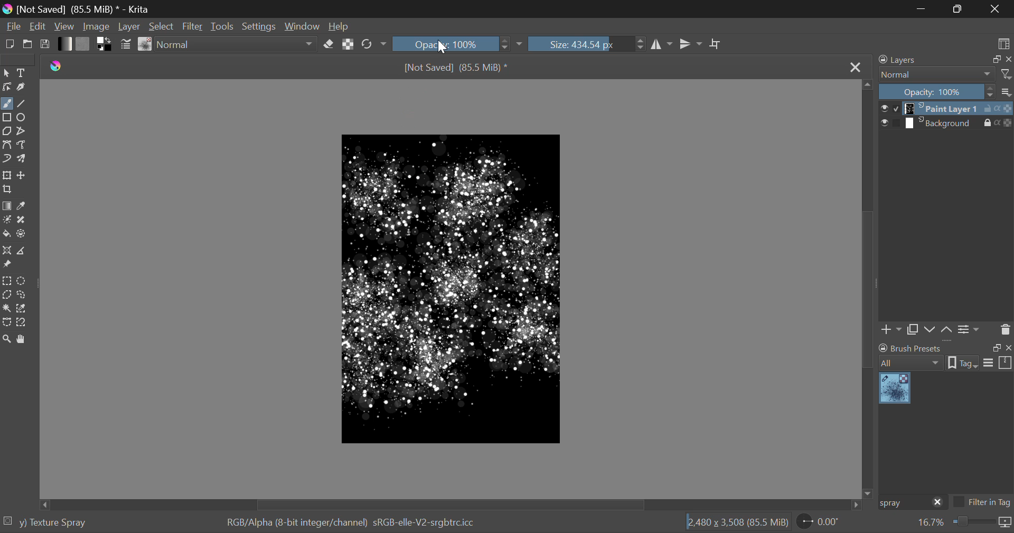 This screenshot has width=1014, height=533. Describe the element at coordinates (998, 122) in the screenshot. I see `actions` at that location.